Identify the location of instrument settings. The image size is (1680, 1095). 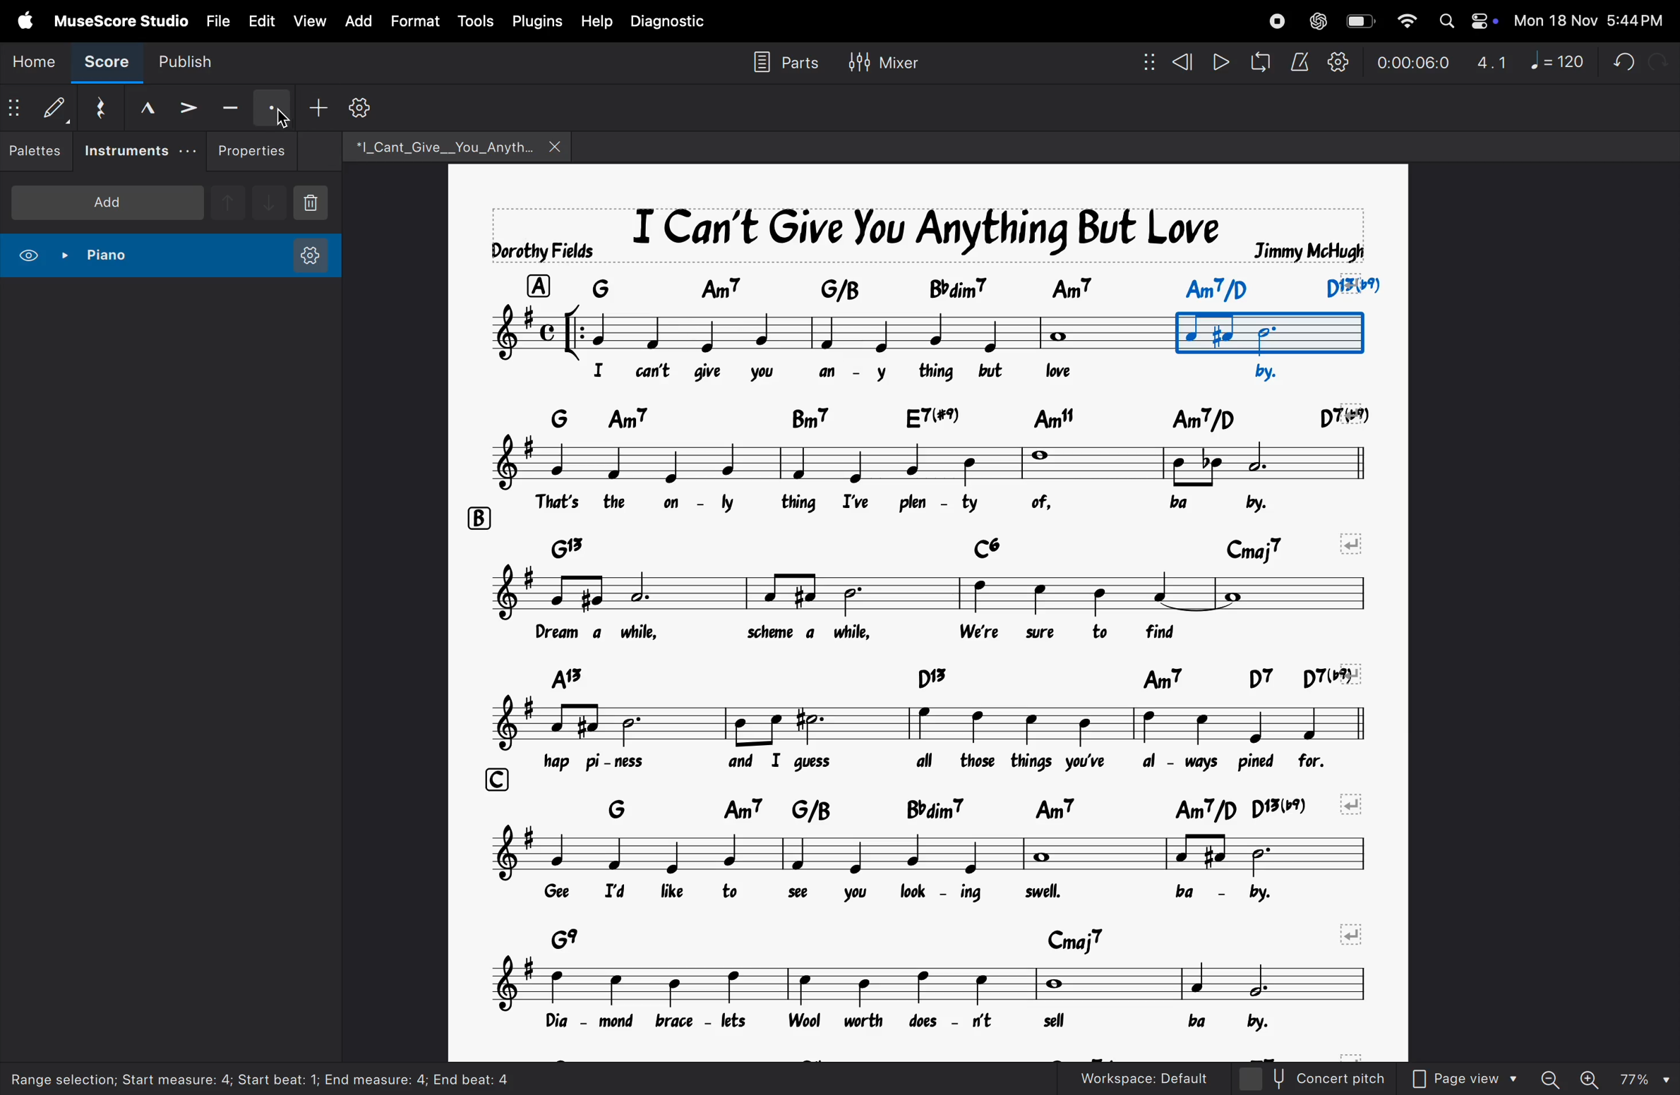
(308, 253).